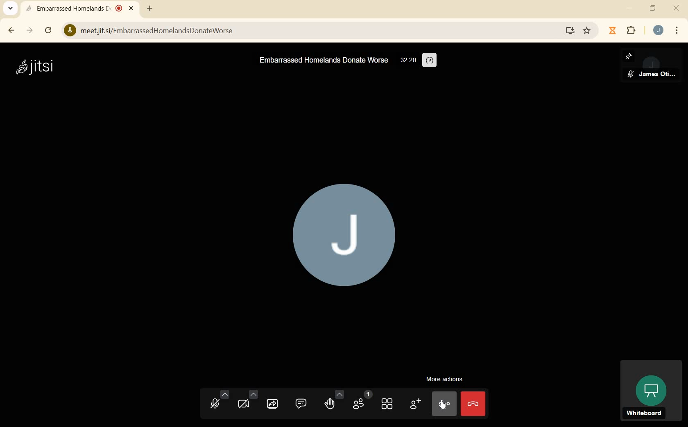 This screenshot has height=427, width=688. What do you see at coordinates (659, 31) in the screenshot?
I see `account` at bounding box center [659, 31].